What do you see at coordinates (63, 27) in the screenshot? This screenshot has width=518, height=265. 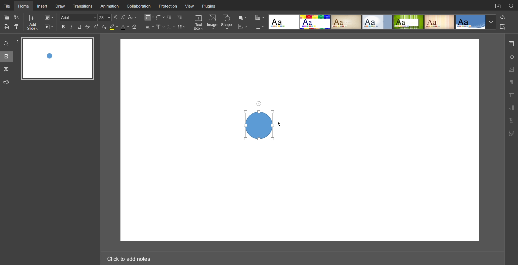 I see `Bold` at bounding box center [63, 27].